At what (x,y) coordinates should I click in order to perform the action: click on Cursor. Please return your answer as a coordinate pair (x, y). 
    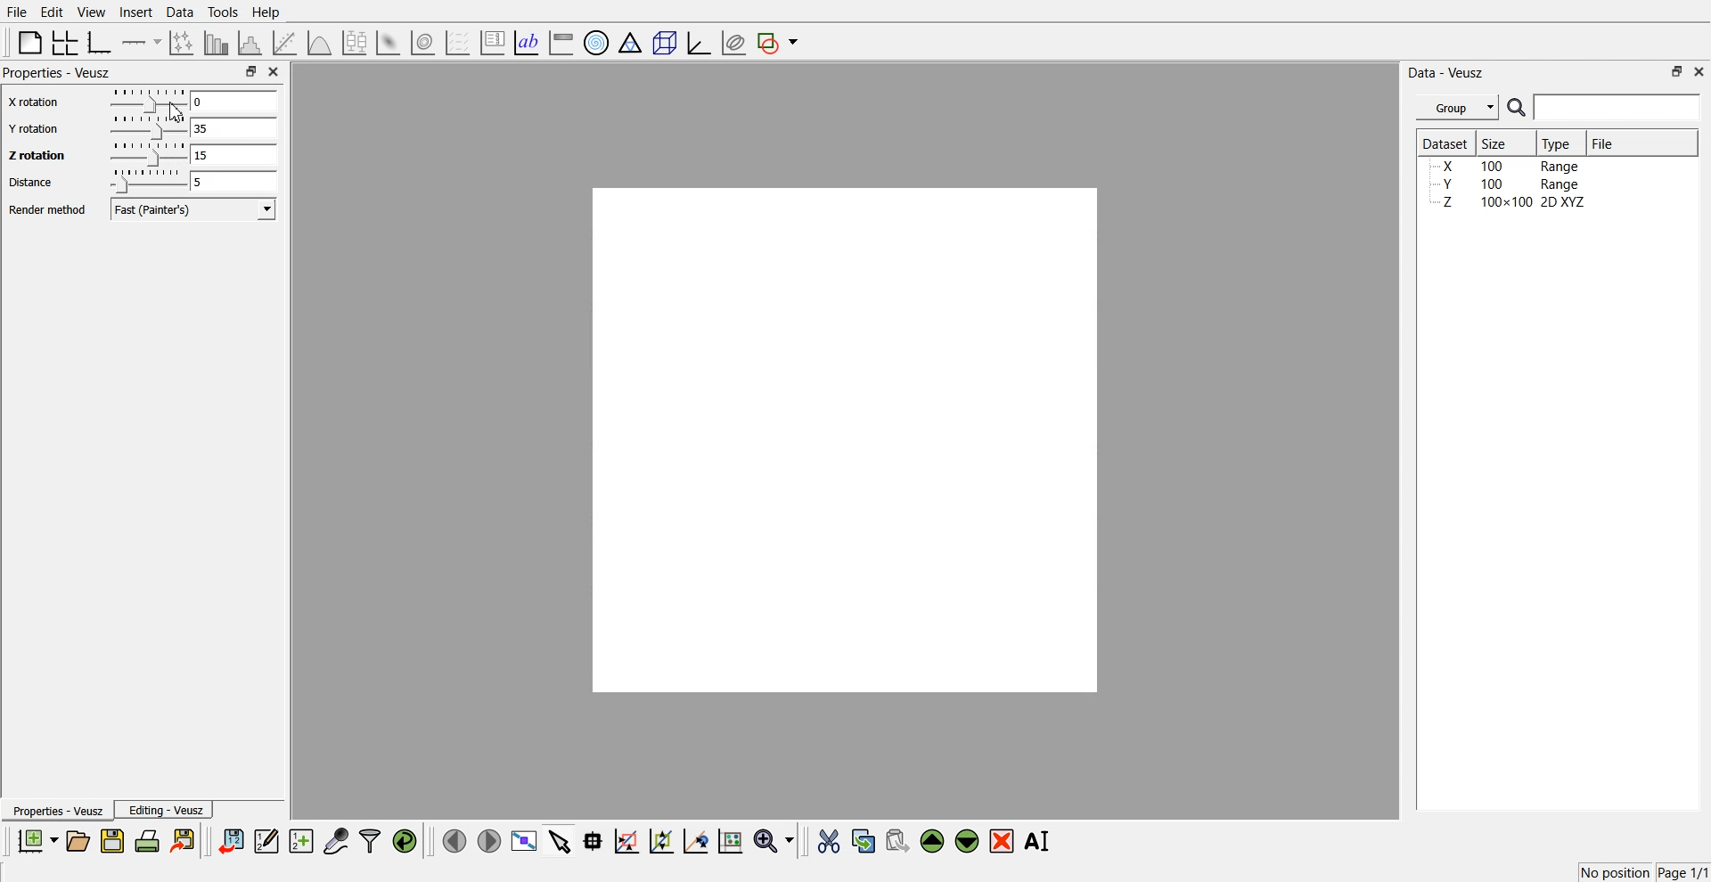
    Looking at the image, I should click on (176, 113).